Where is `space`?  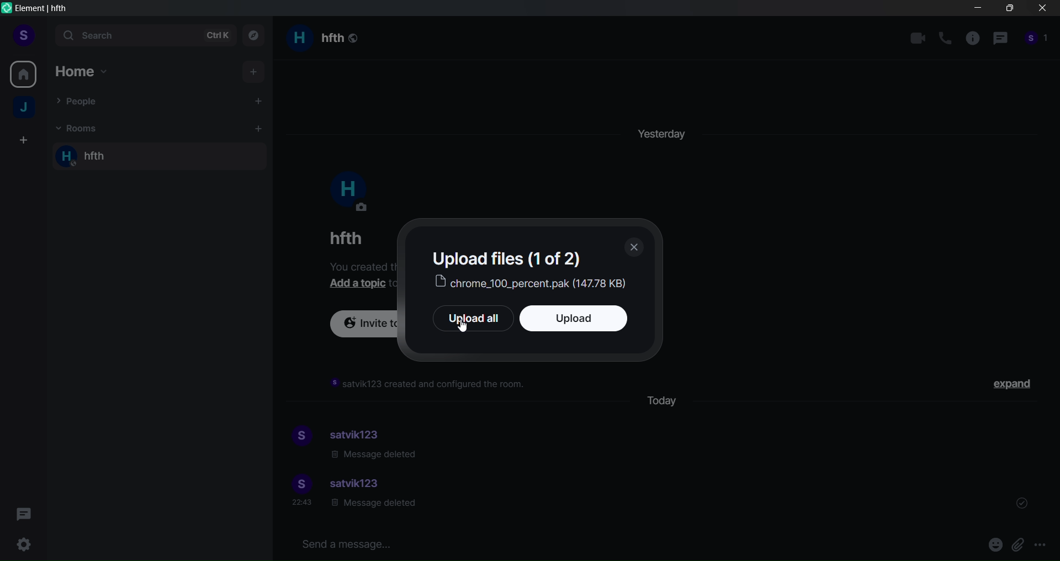
space is located at coordinates (25, 109).